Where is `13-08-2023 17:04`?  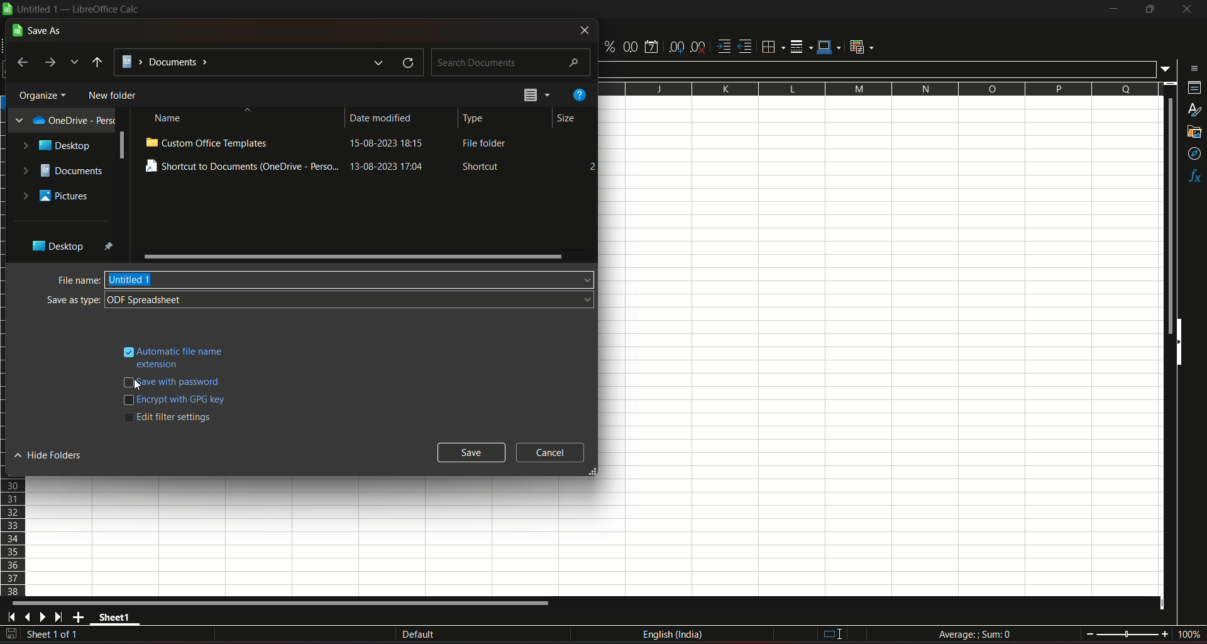
13-08-2023 17:04 is located at coordinates (394, 168).